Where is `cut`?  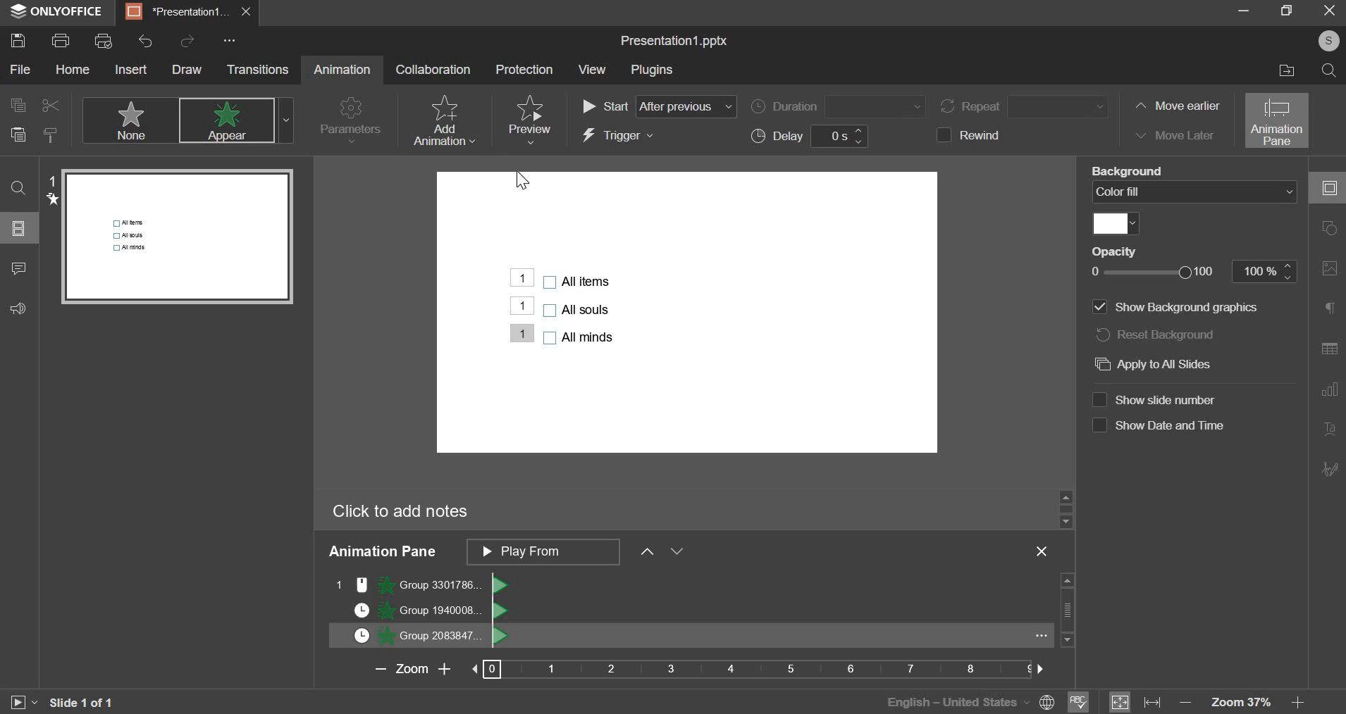
cut is located at coordinates (48, 105).